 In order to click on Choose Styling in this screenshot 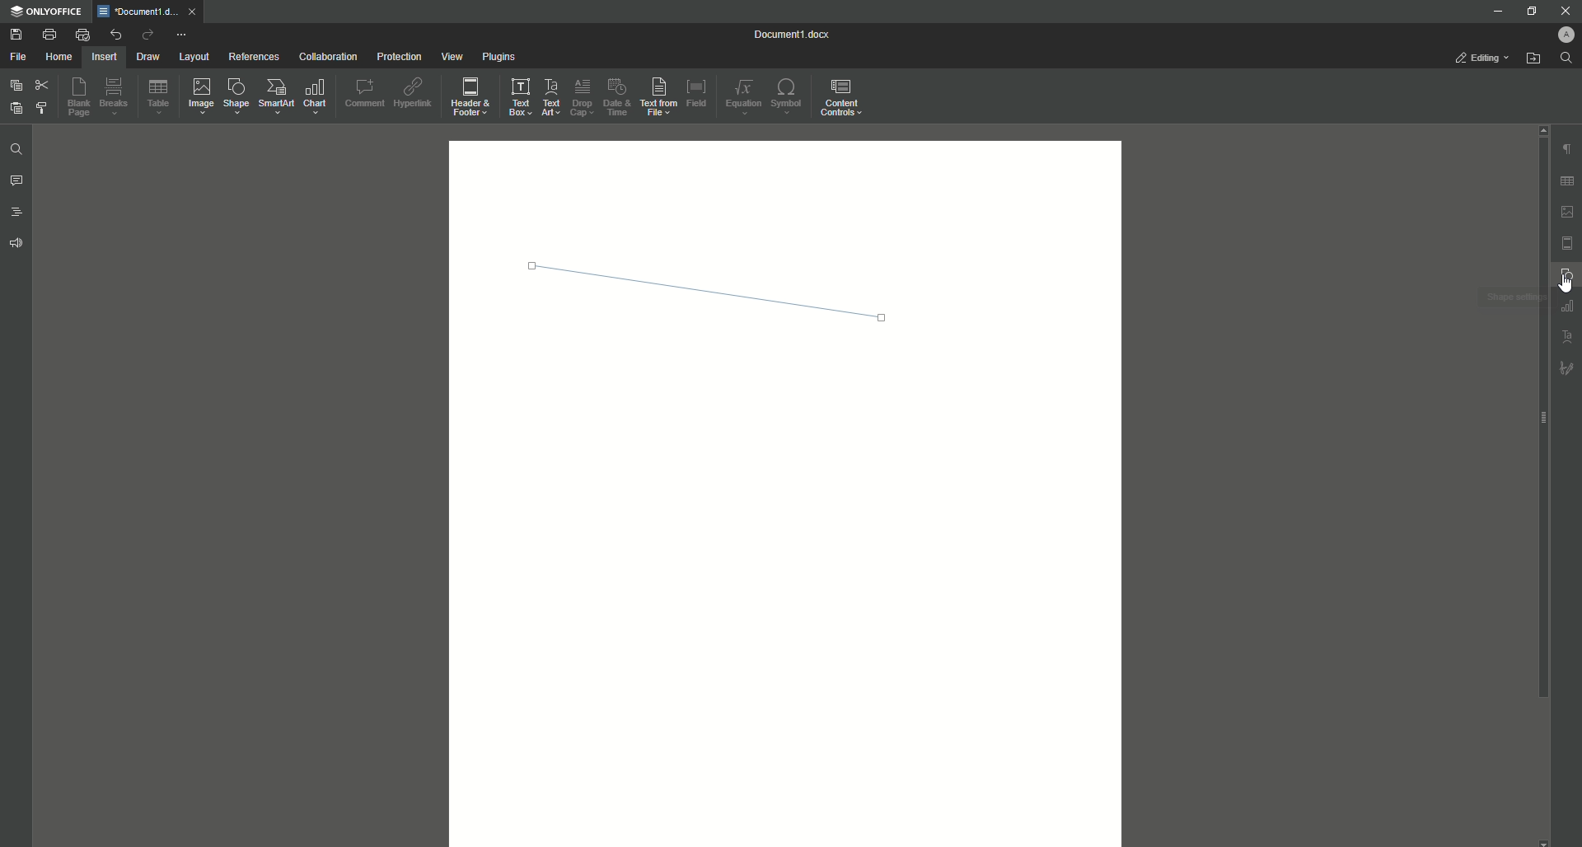, I will do `click(44, 110)`.